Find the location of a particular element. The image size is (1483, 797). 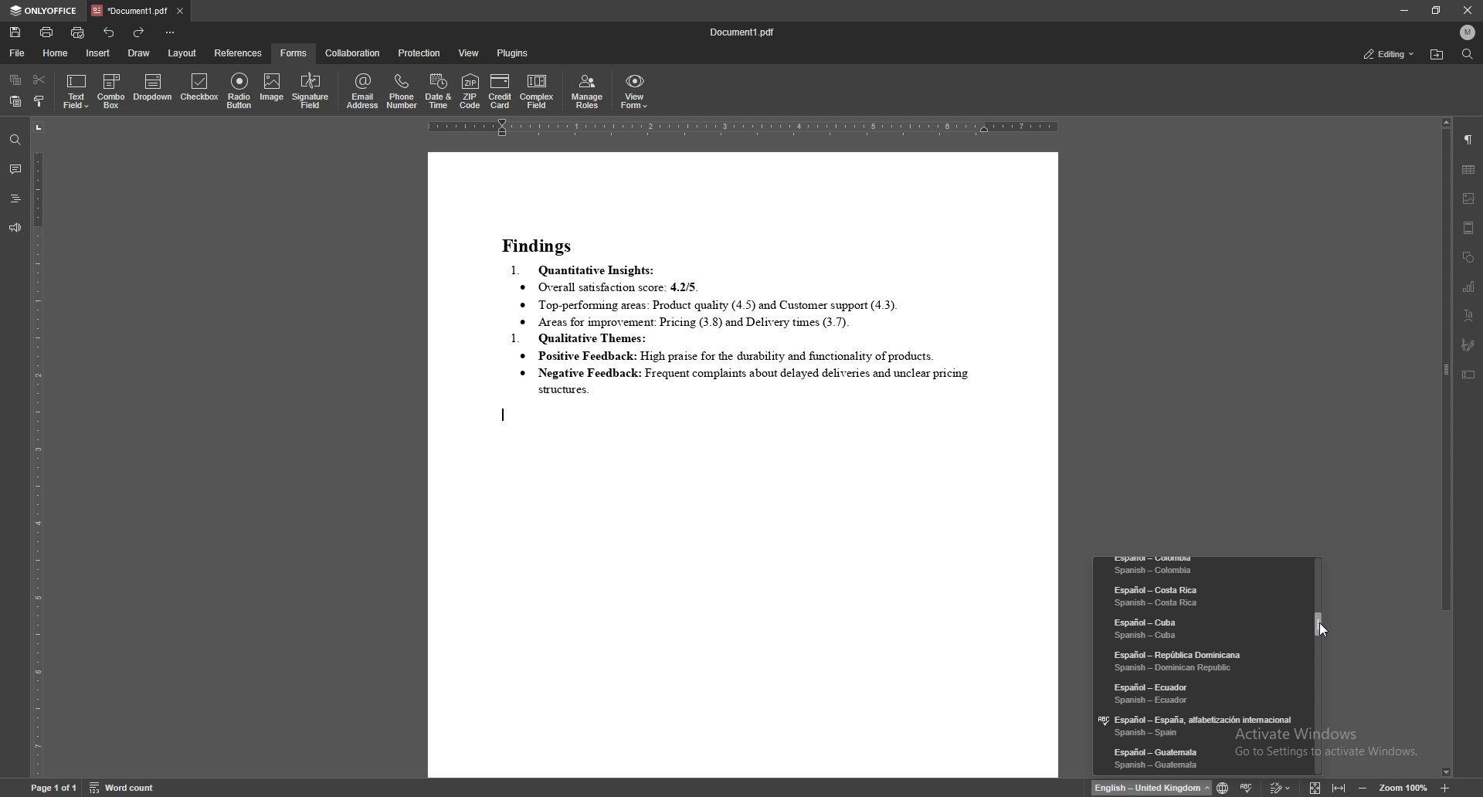

close tab is located at coordinates (180, 12).